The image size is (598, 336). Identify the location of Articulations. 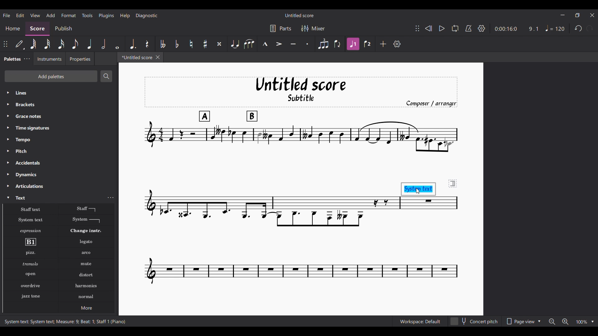
(59, 186).